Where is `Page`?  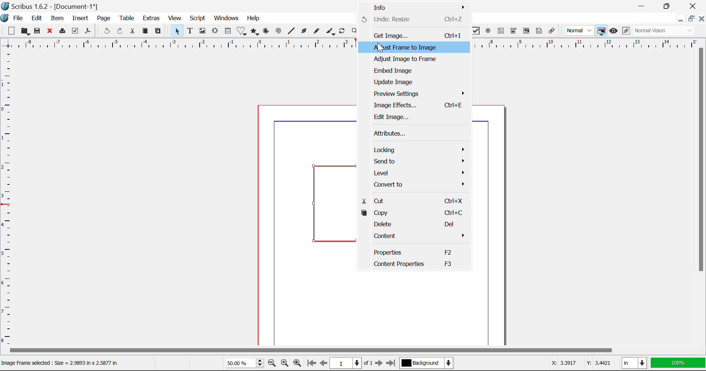
Page is located at coordinates (103, 18).